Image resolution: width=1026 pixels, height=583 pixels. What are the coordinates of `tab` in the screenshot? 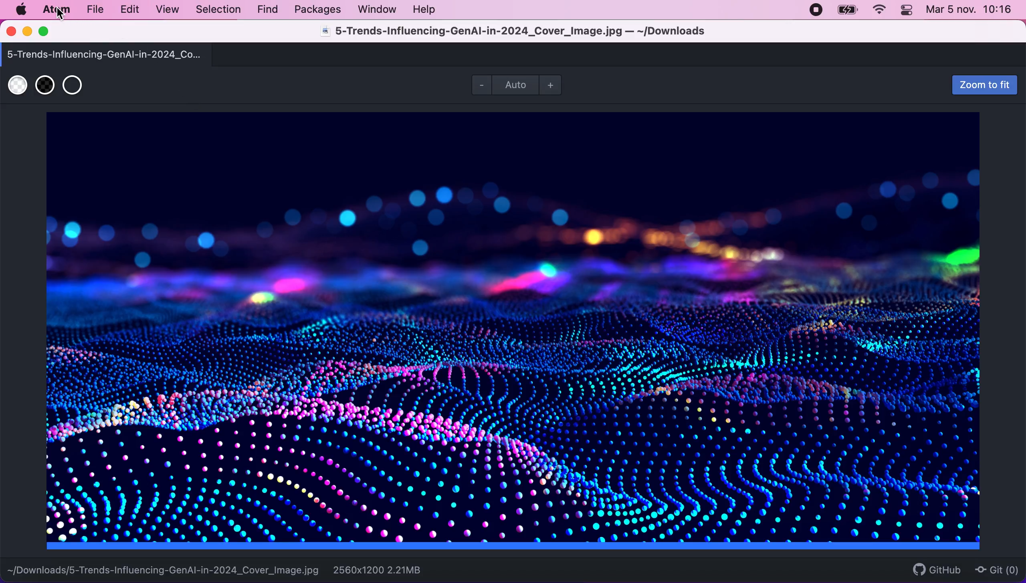 It's located at (115, 54).